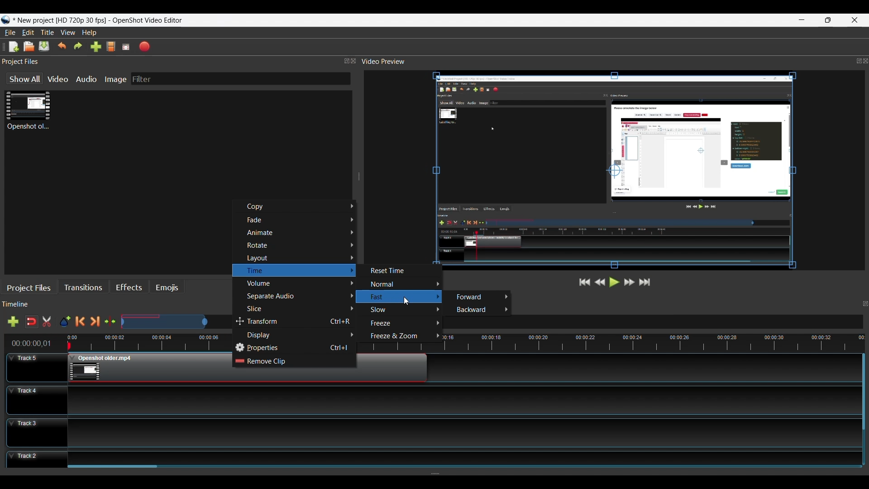 The height and width of the screenshot is (489, 869). Describe the element at coordinates (863, 393) in the screenshot. I see `Vertical Scroll bar` at that location.